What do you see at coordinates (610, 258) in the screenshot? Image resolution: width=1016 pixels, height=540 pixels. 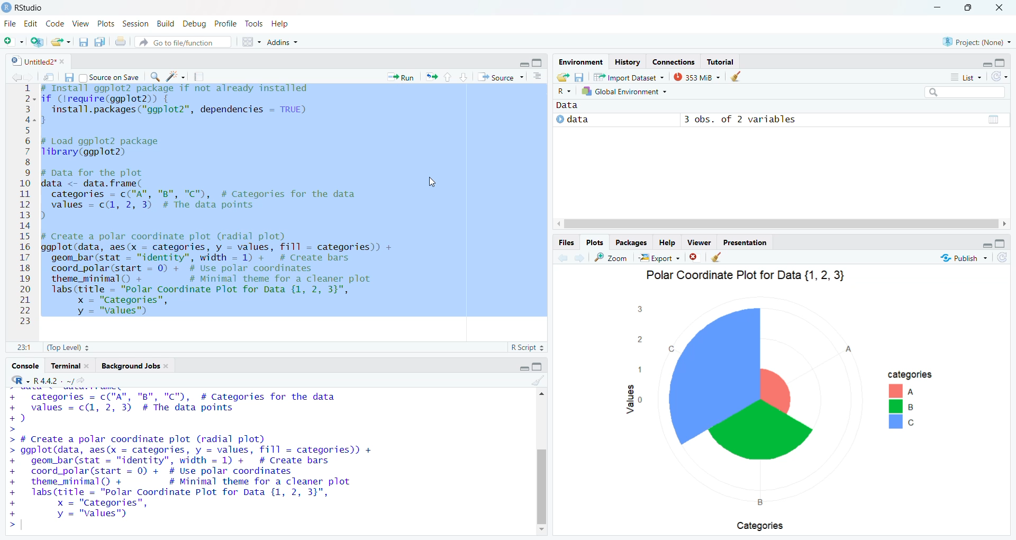 I see `zoom` at bounding box center [610, 258].